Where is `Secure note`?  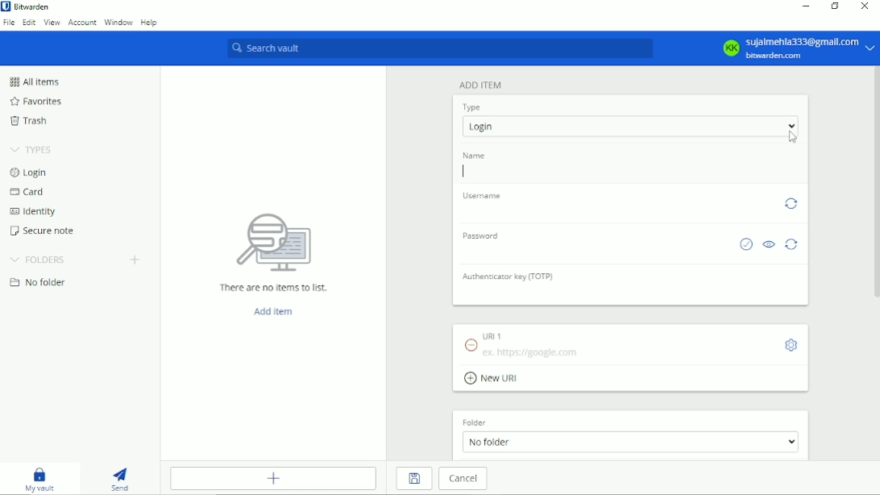 Secure note is located at coordinates (44, 231).